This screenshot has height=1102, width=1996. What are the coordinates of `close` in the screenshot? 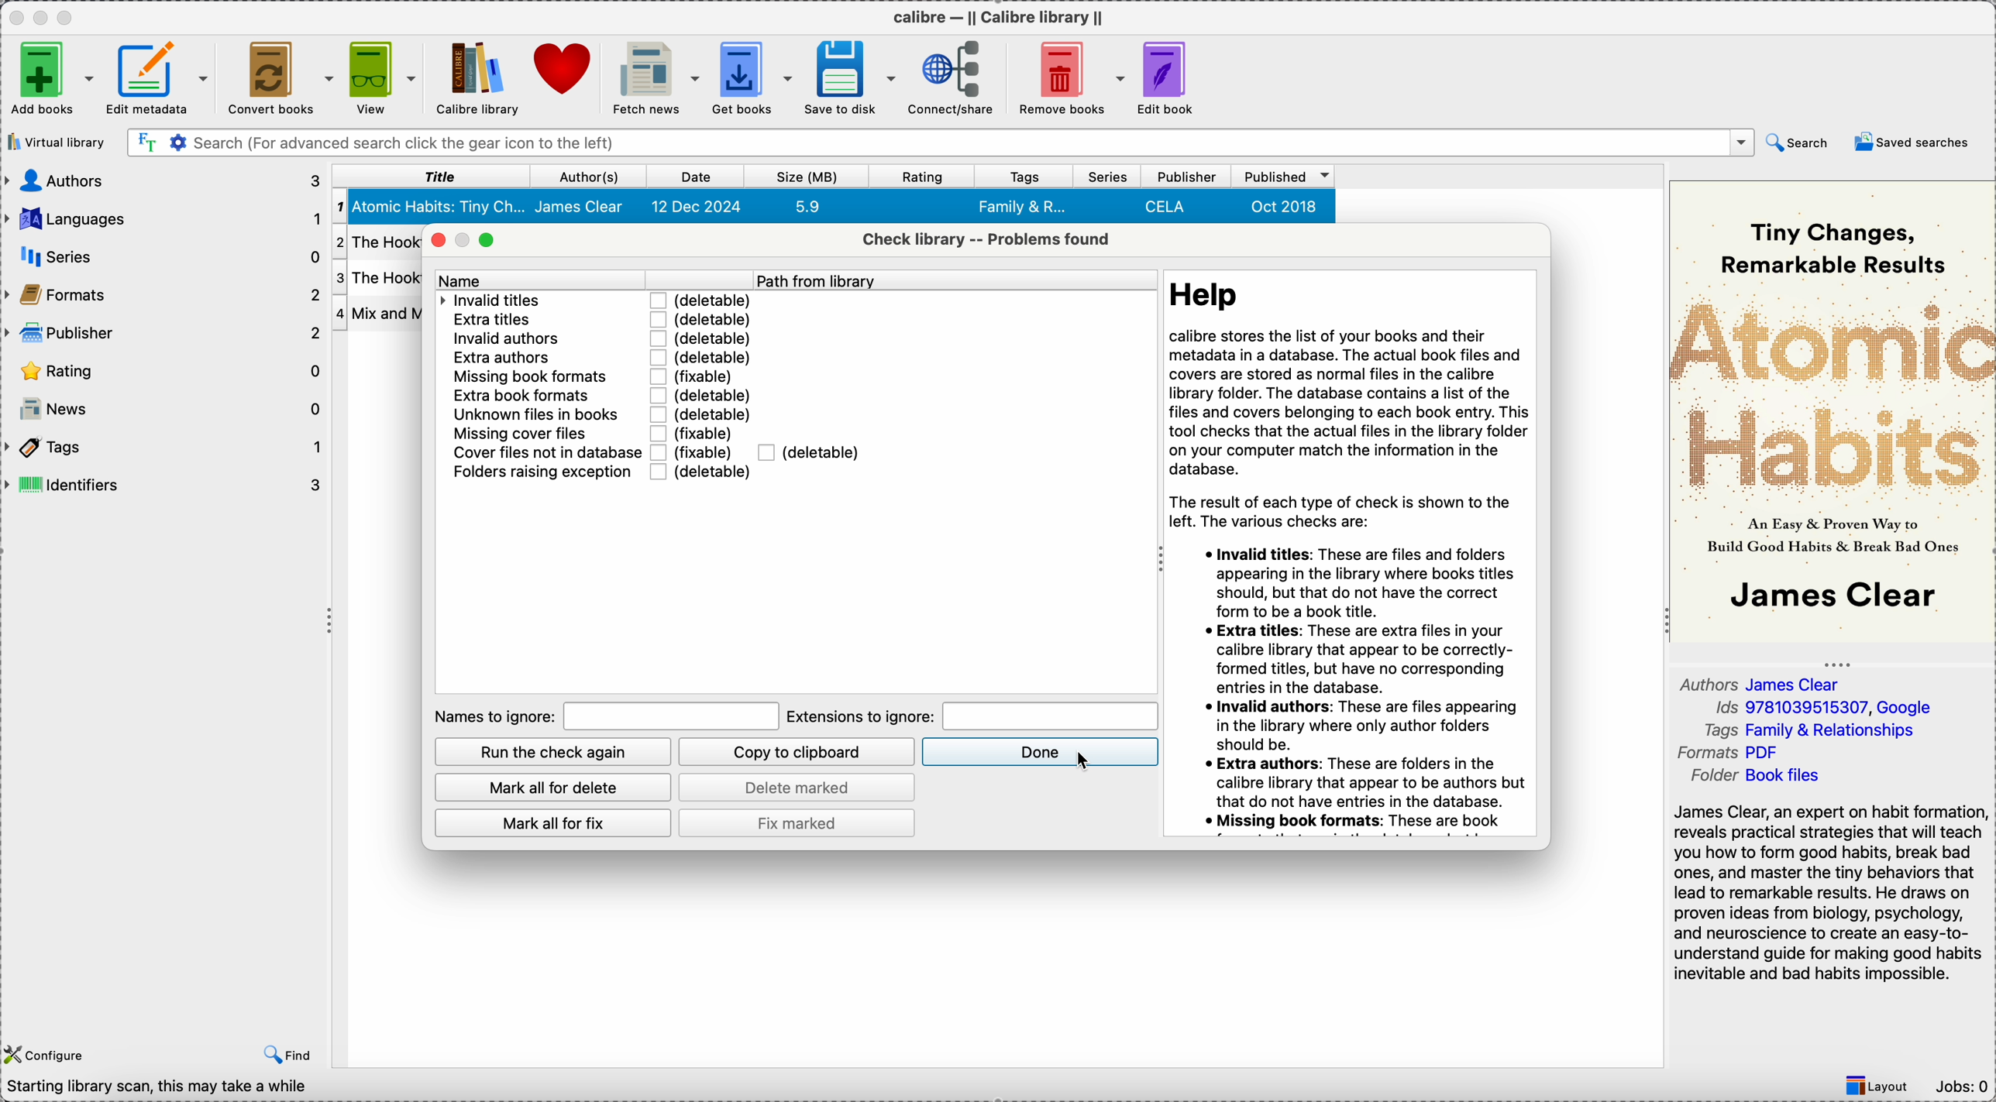 It's located at (434, 240).